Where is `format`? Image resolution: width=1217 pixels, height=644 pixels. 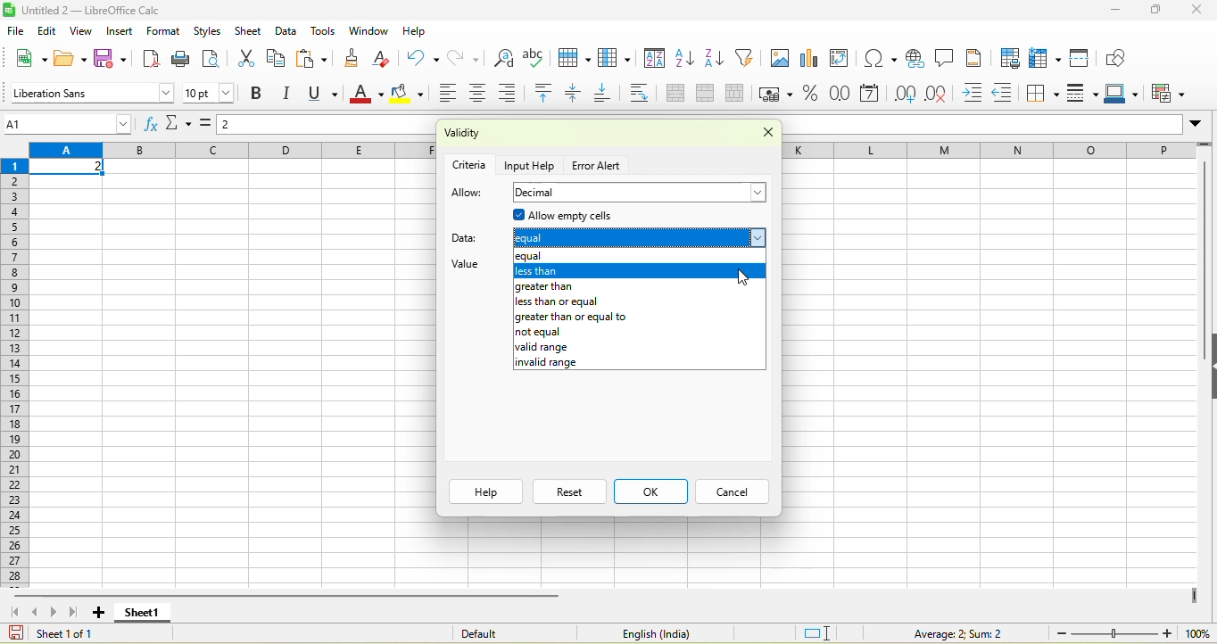 format is located at coordinates (166, 30).